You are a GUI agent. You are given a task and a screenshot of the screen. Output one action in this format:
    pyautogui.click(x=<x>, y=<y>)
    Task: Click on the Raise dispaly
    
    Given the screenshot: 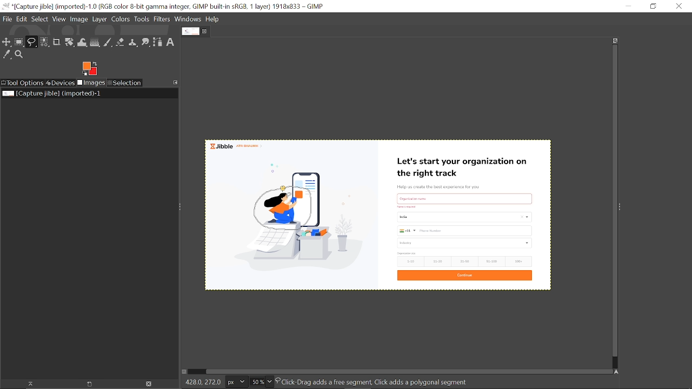 What is the action you would take?
    pyautogui.click(x=27, y=384)
    